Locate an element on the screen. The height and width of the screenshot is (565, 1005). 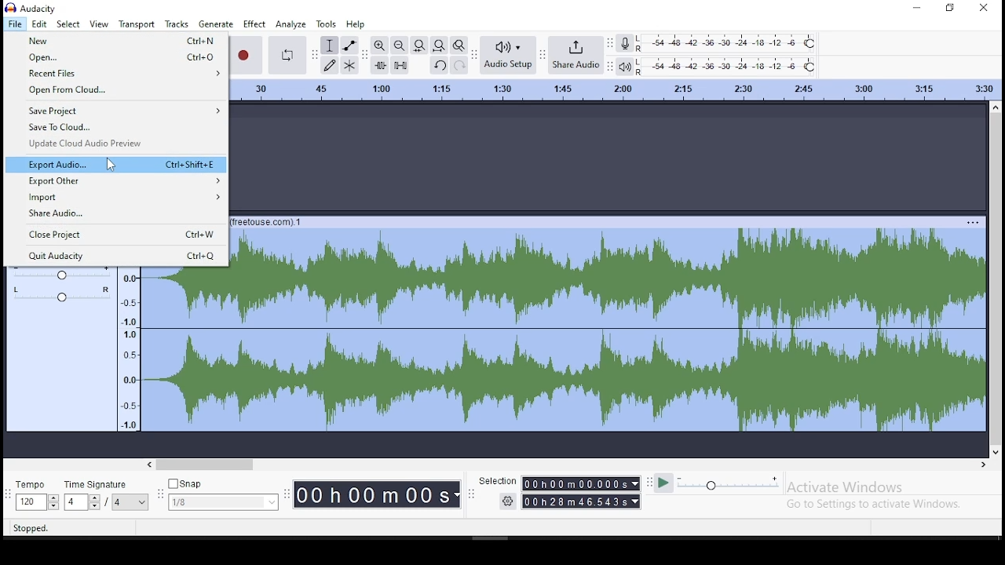
trim audio outside selection is located at coordinates (378, 65).